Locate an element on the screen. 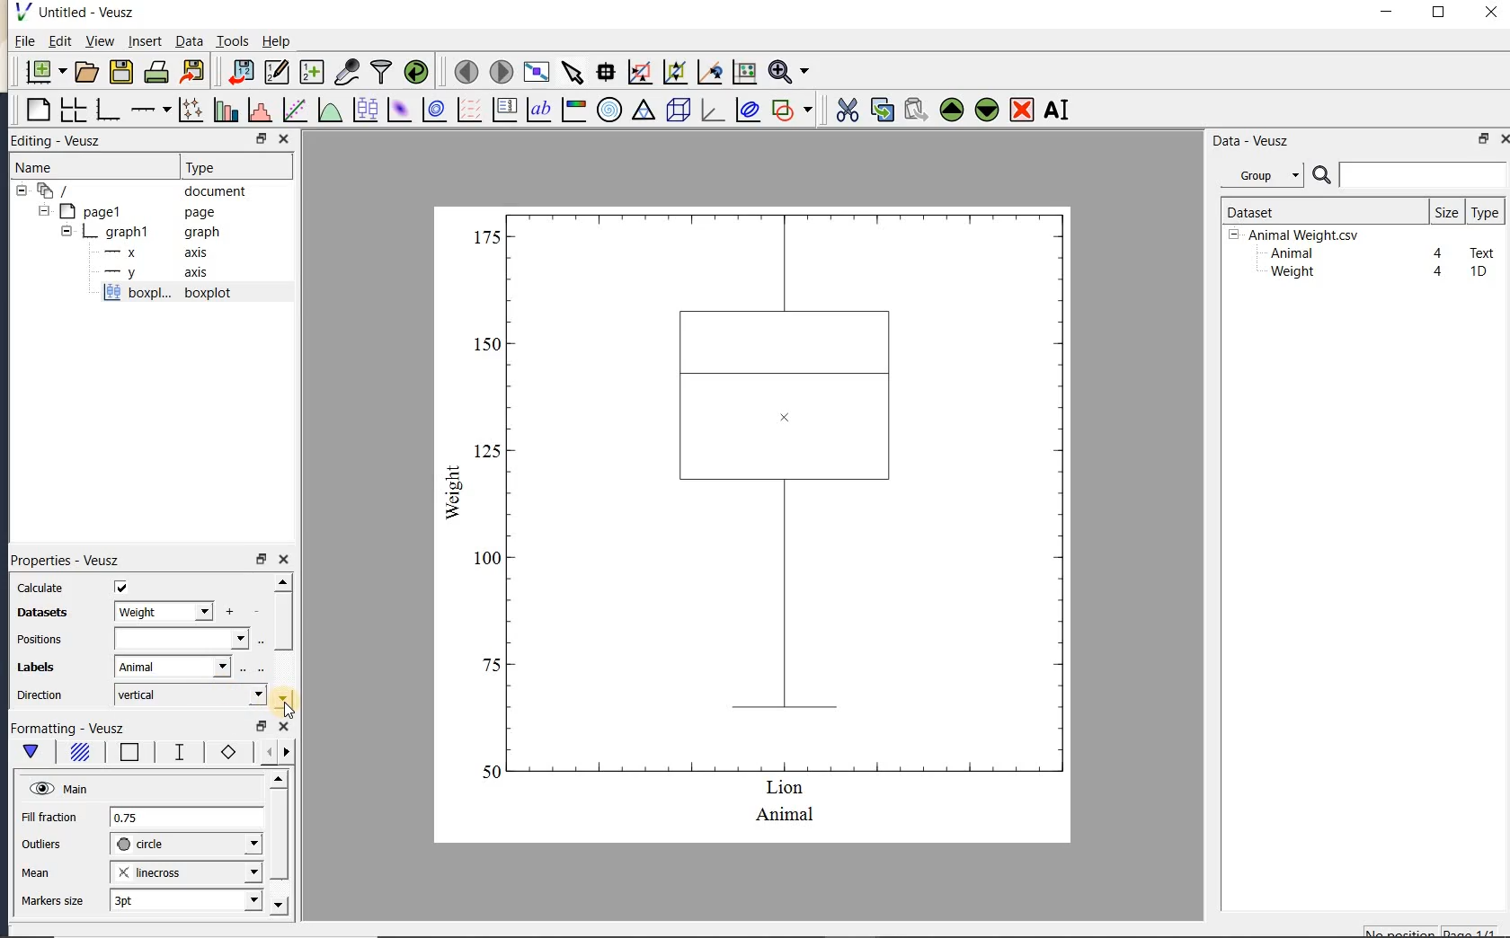 The width and height of the screenshot is (1510, 938). close is located at coordinates (284, 561).